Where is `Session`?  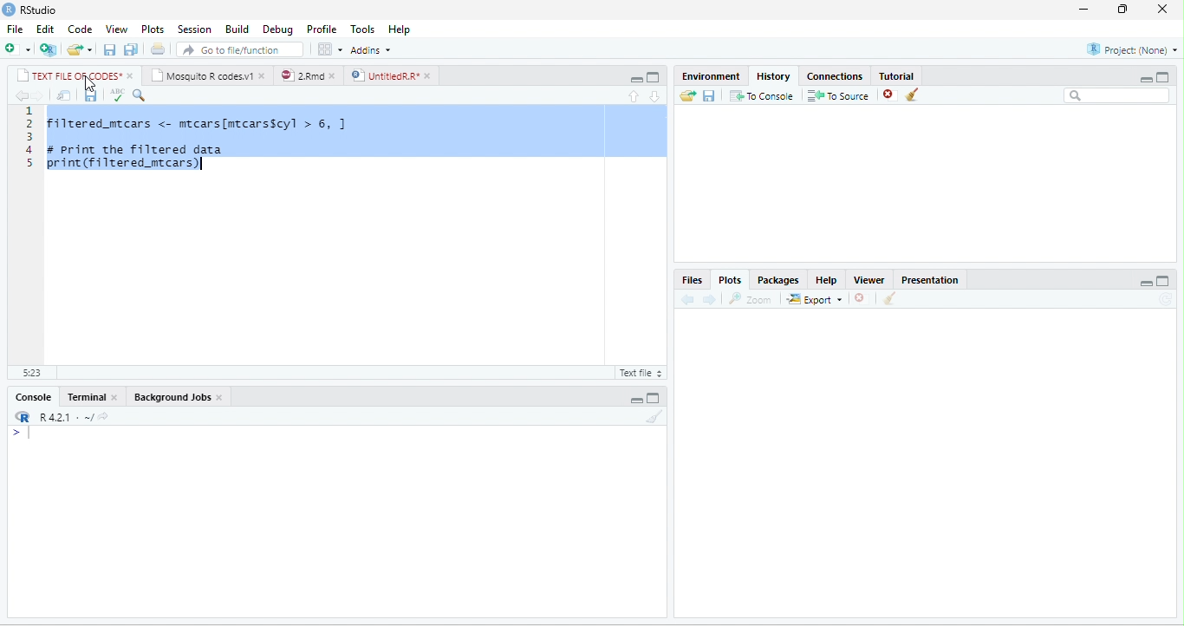
Session is located at coordinates (195, 29).